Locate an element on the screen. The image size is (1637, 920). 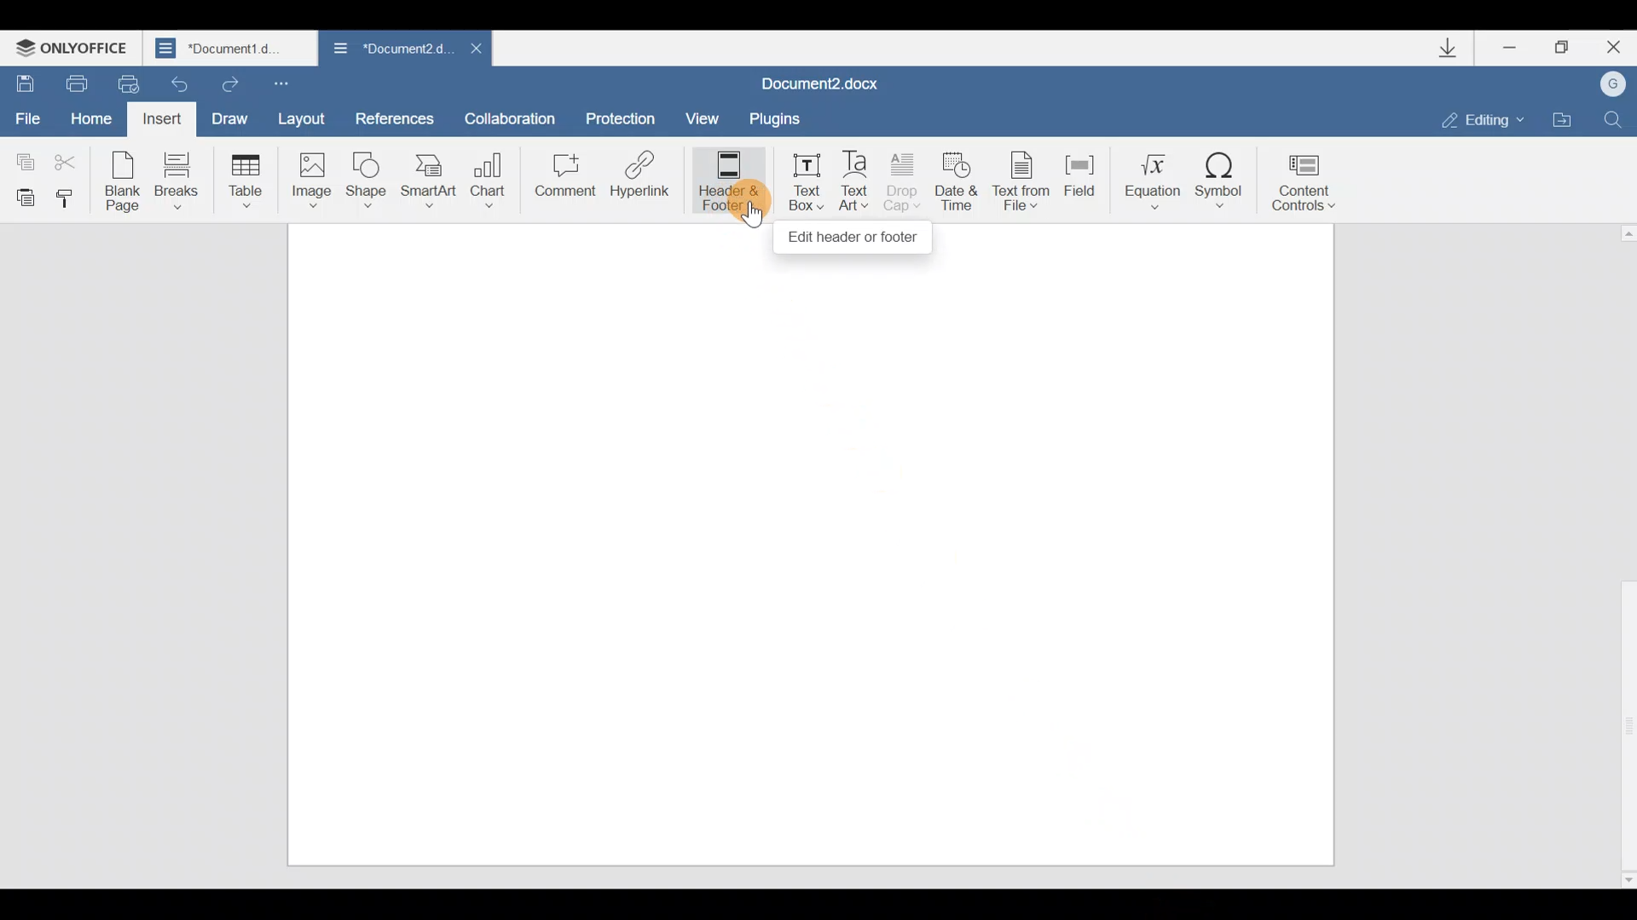
Symbol is located at coordinates (1226, 174).